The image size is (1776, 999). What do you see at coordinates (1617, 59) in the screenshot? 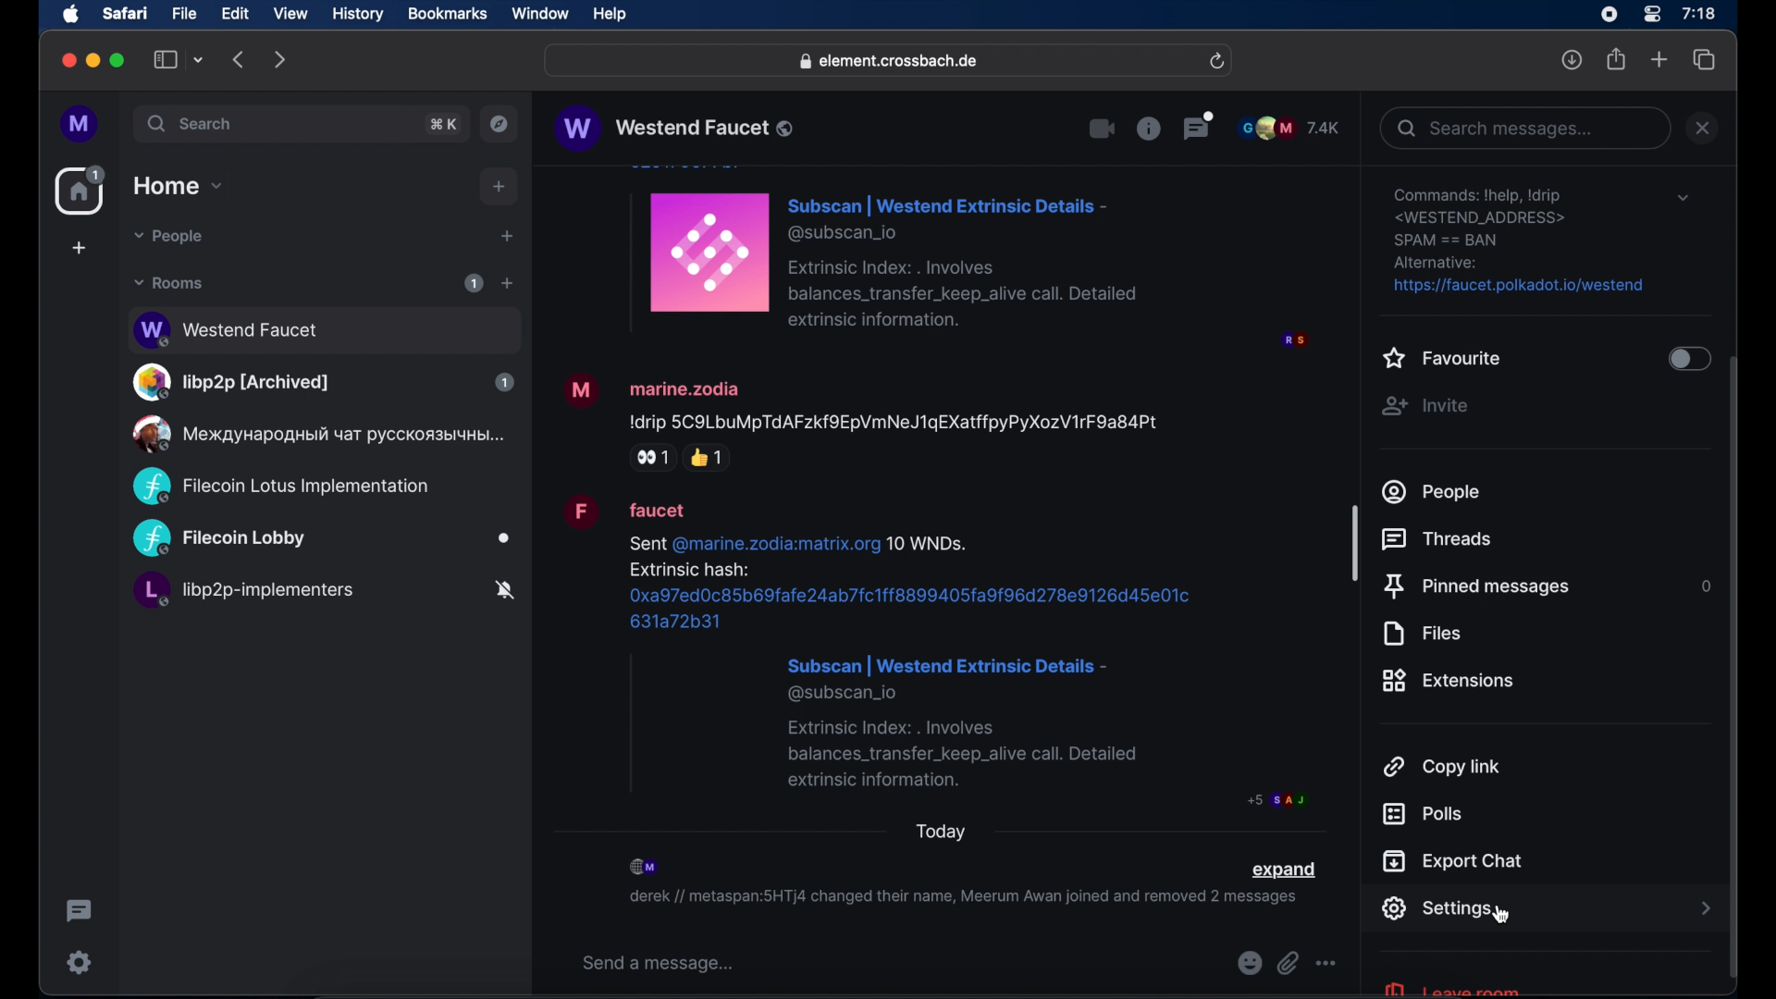
I see `share` at bounding box center [1617, 59].